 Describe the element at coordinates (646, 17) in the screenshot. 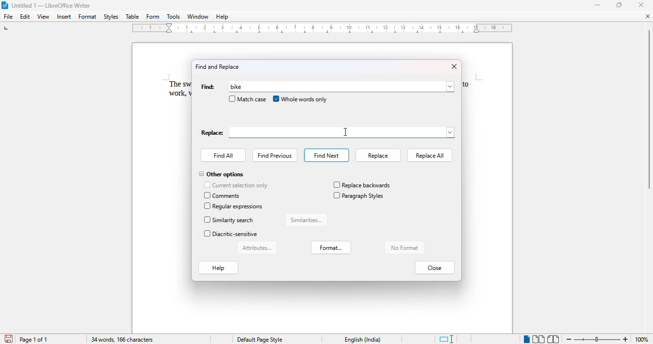

I see `close` at that location.